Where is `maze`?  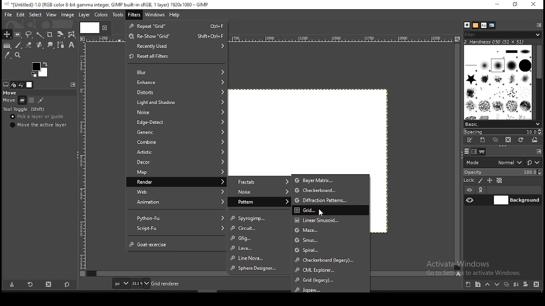
maze is located at coordinates (330, 230).